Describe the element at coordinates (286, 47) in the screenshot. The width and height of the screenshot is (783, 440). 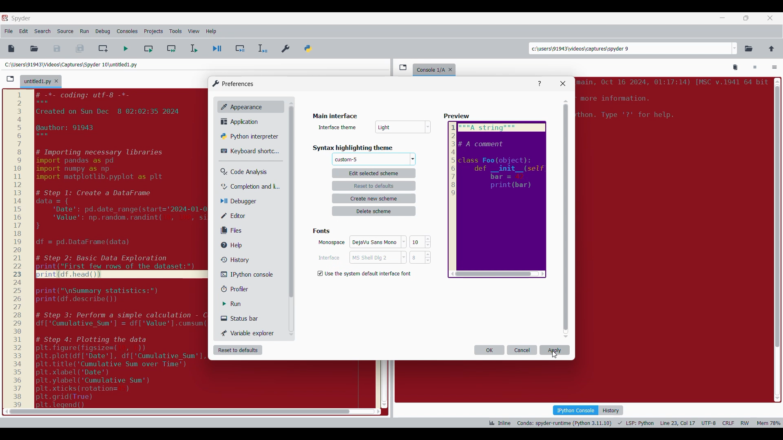
I see `Preferences` at that location.